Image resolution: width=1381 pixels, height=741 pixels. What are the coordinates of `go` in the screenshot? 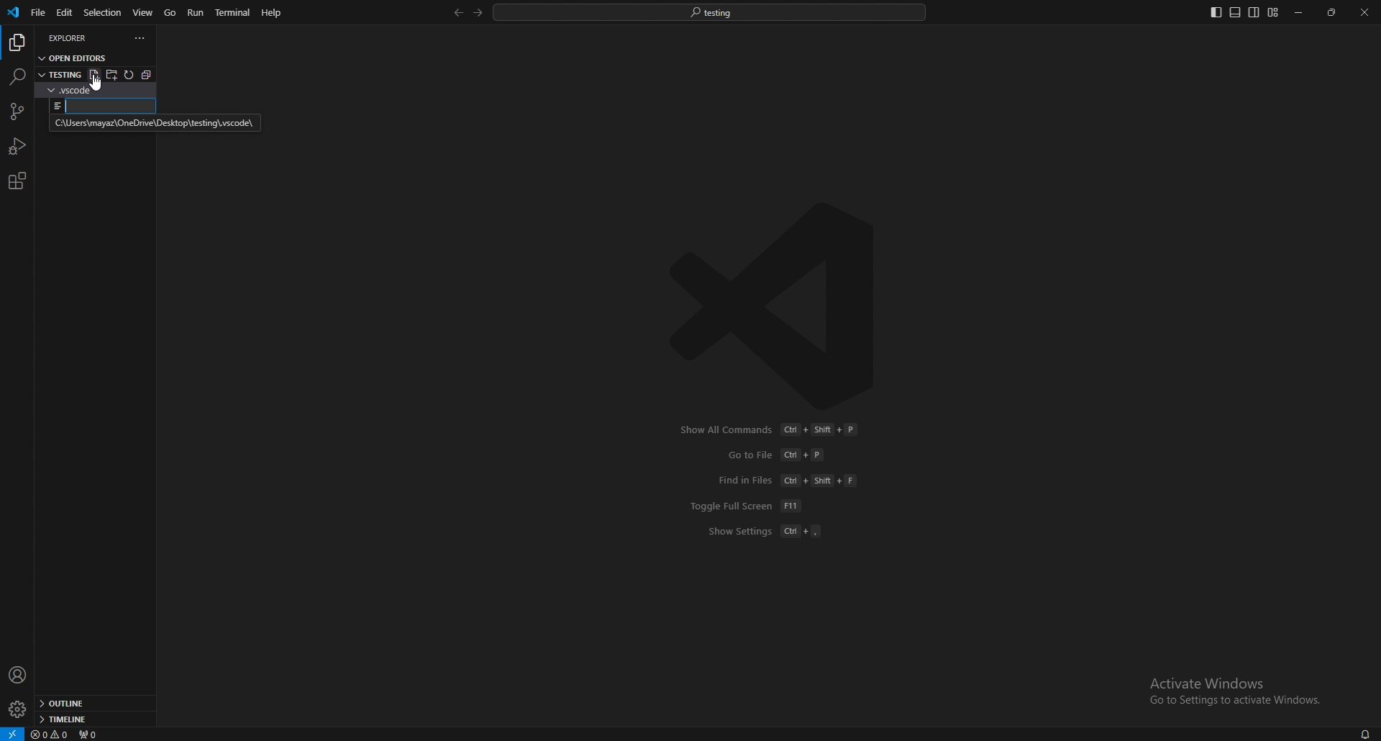 It's located at (170, 13).